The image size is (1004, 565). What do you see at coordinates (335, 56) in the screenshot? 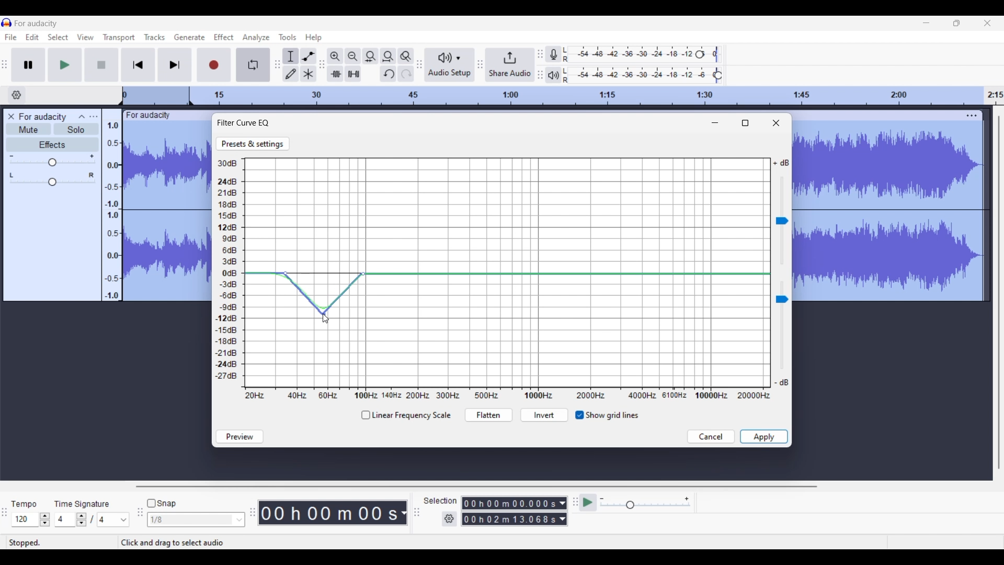
I see `Zoom in` at bounding box center [335, 56].